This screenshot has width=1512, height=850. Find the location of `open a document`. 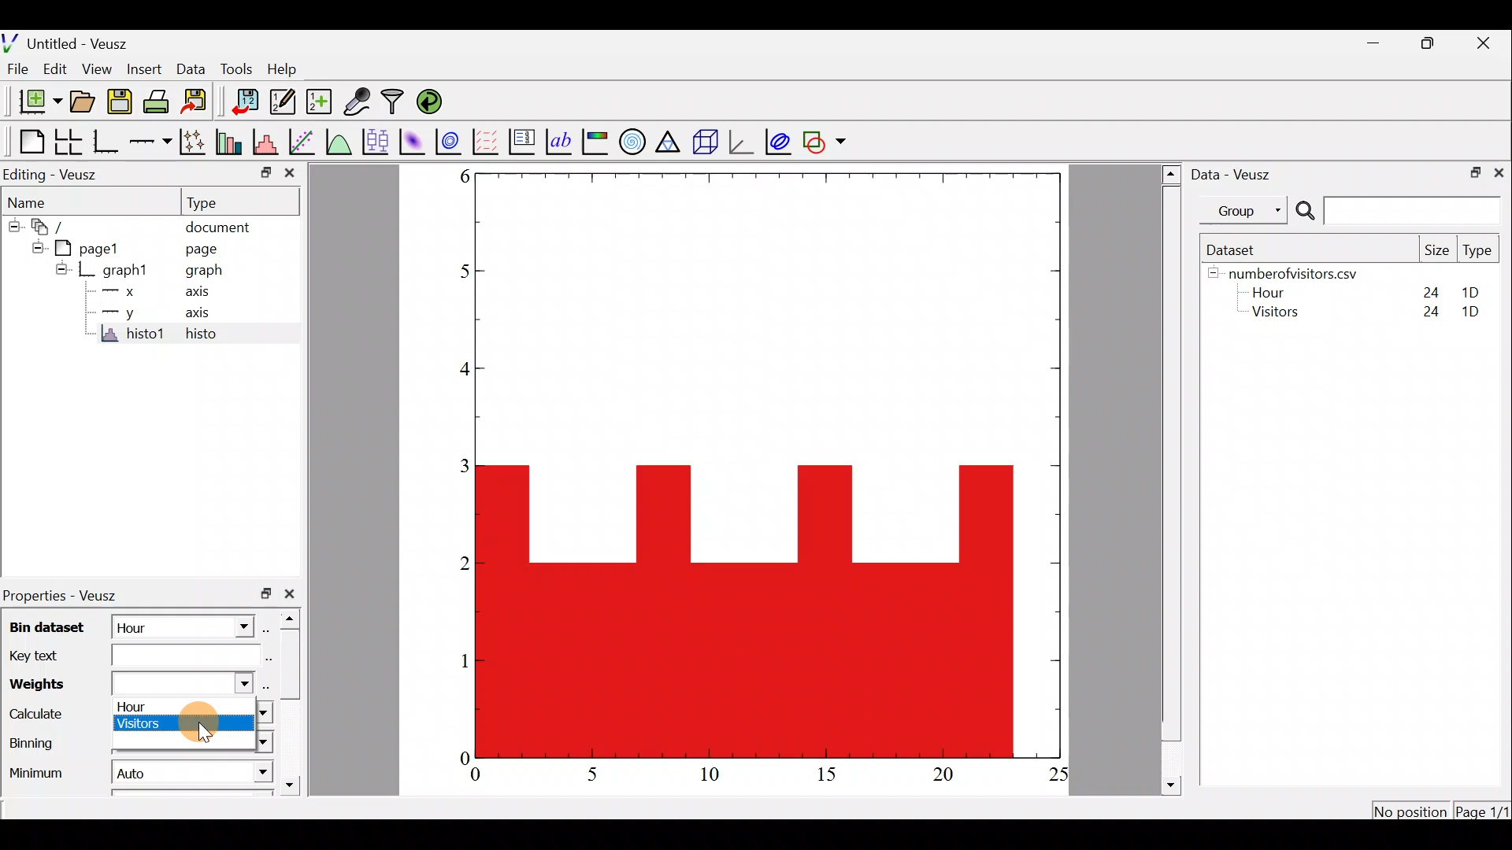

open a document is located at coordinates (81, 102).